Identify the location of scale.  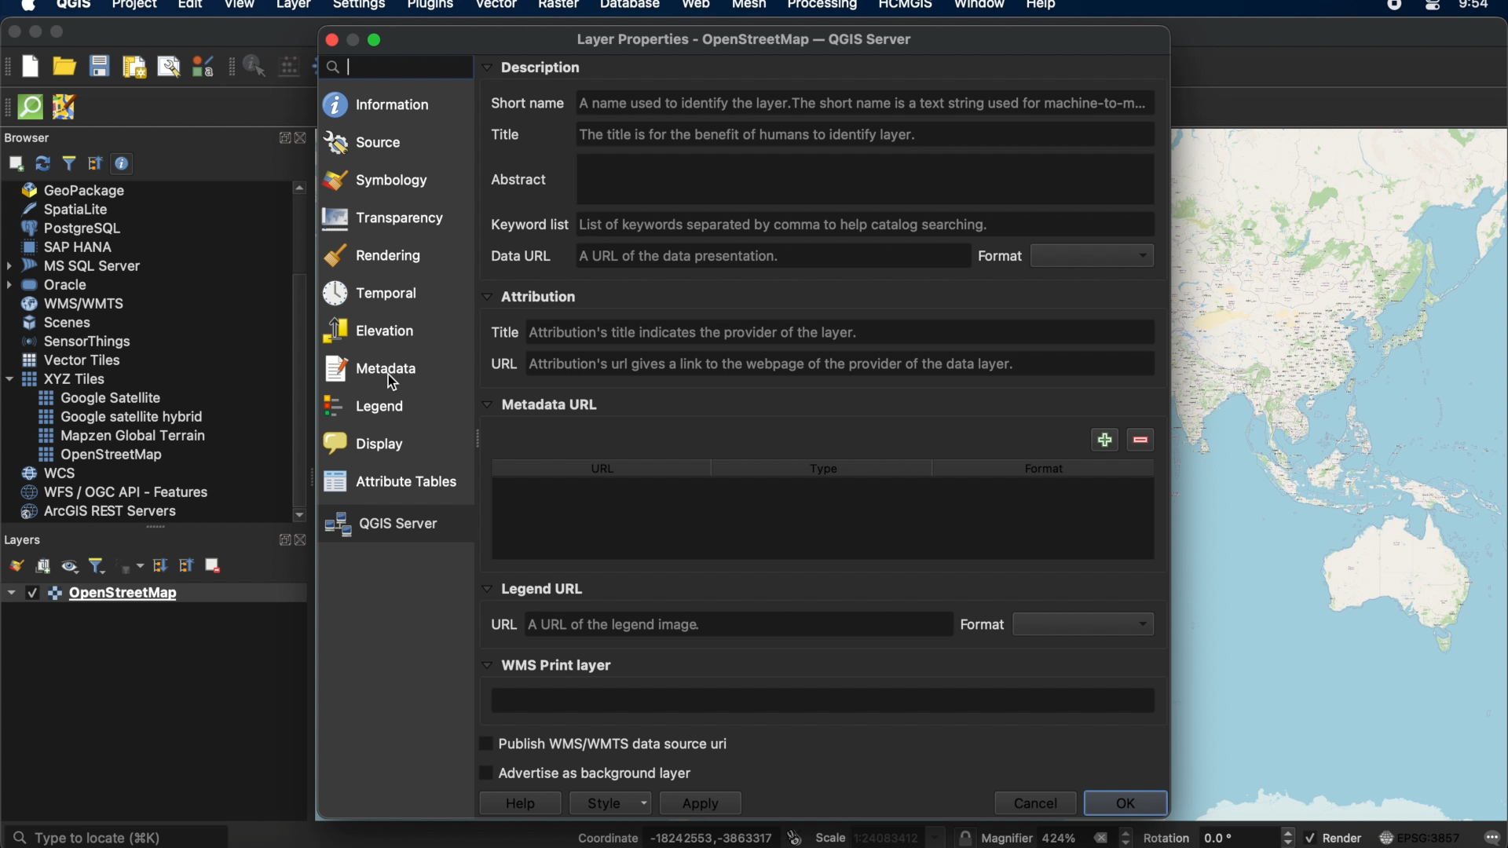
(881, 835).